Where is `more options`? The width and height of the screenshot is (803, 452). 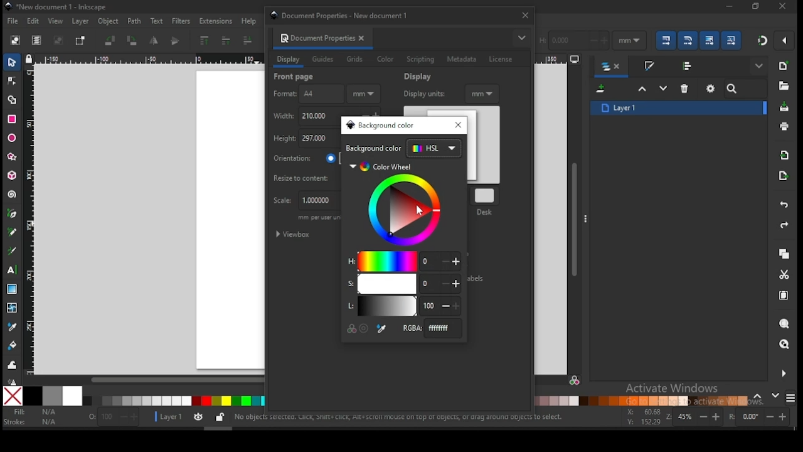
more options is located at coordinates (521, 38).